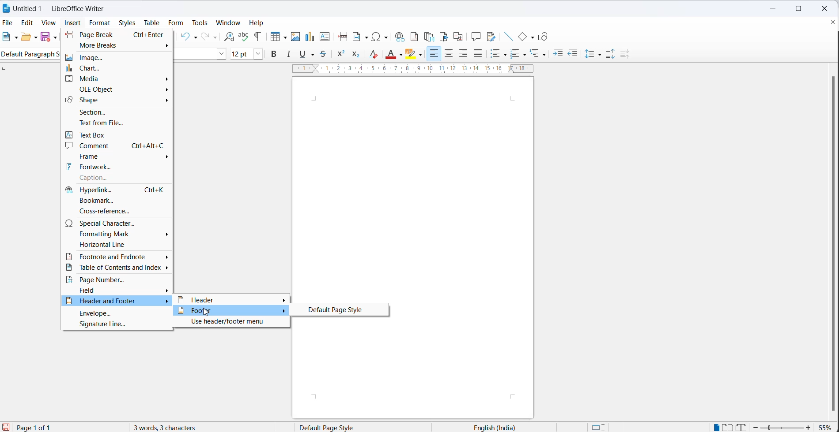 The height and width of the screenshot is (432, 839). I want to click on find and replace, so click(229, 37).